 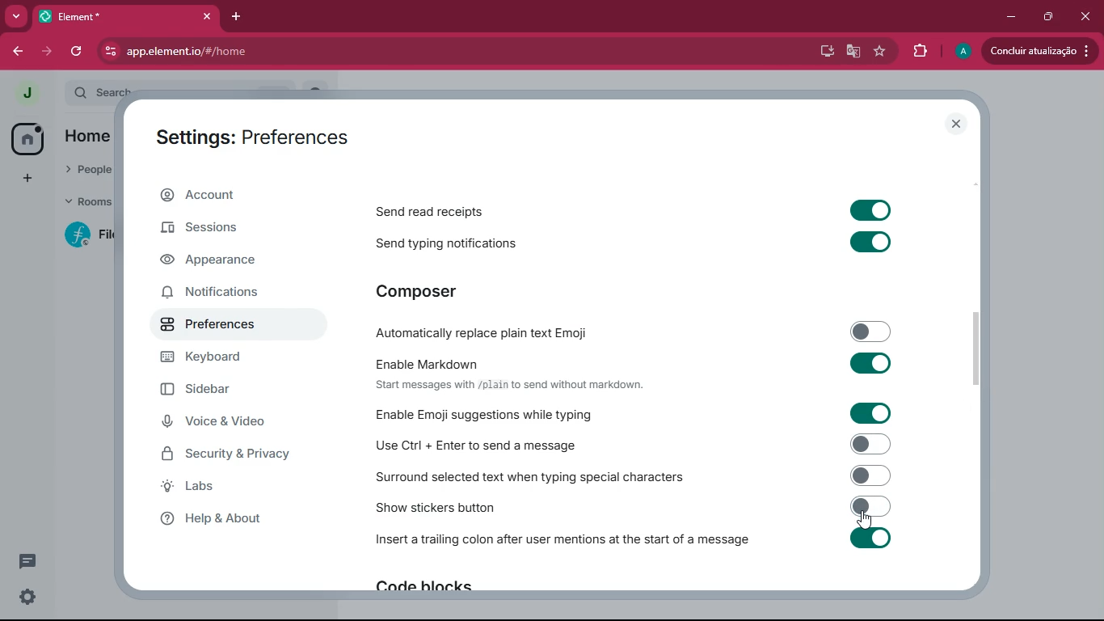 I want to click on rooms, so click(x=90, y=202).